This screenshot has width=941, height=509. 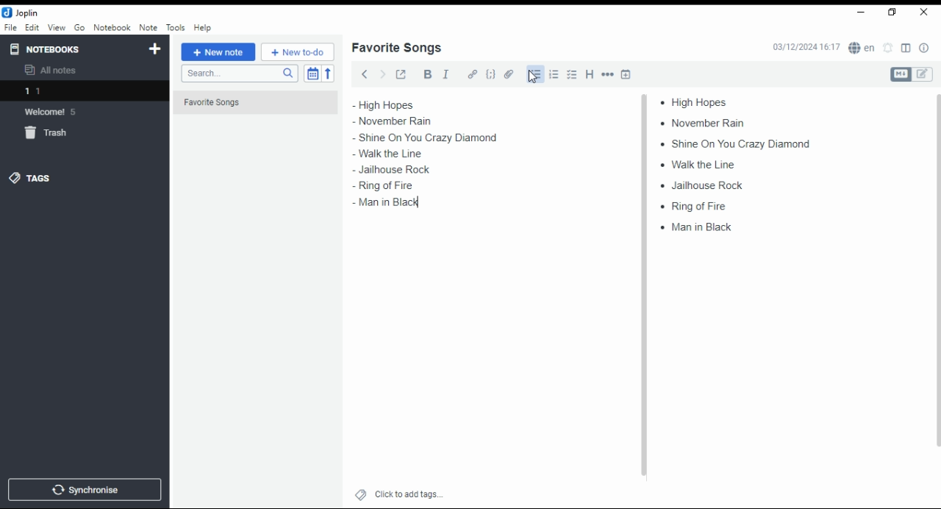 I want to click on shine on you crazy diamond, so click(x=429, y=138).